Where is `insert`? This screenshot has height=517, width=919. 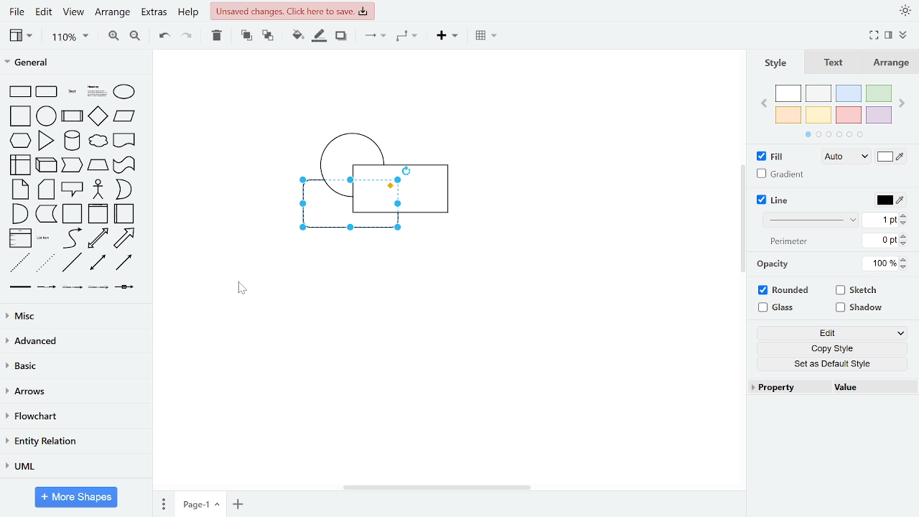 insert is located at coordinates (446, 37).